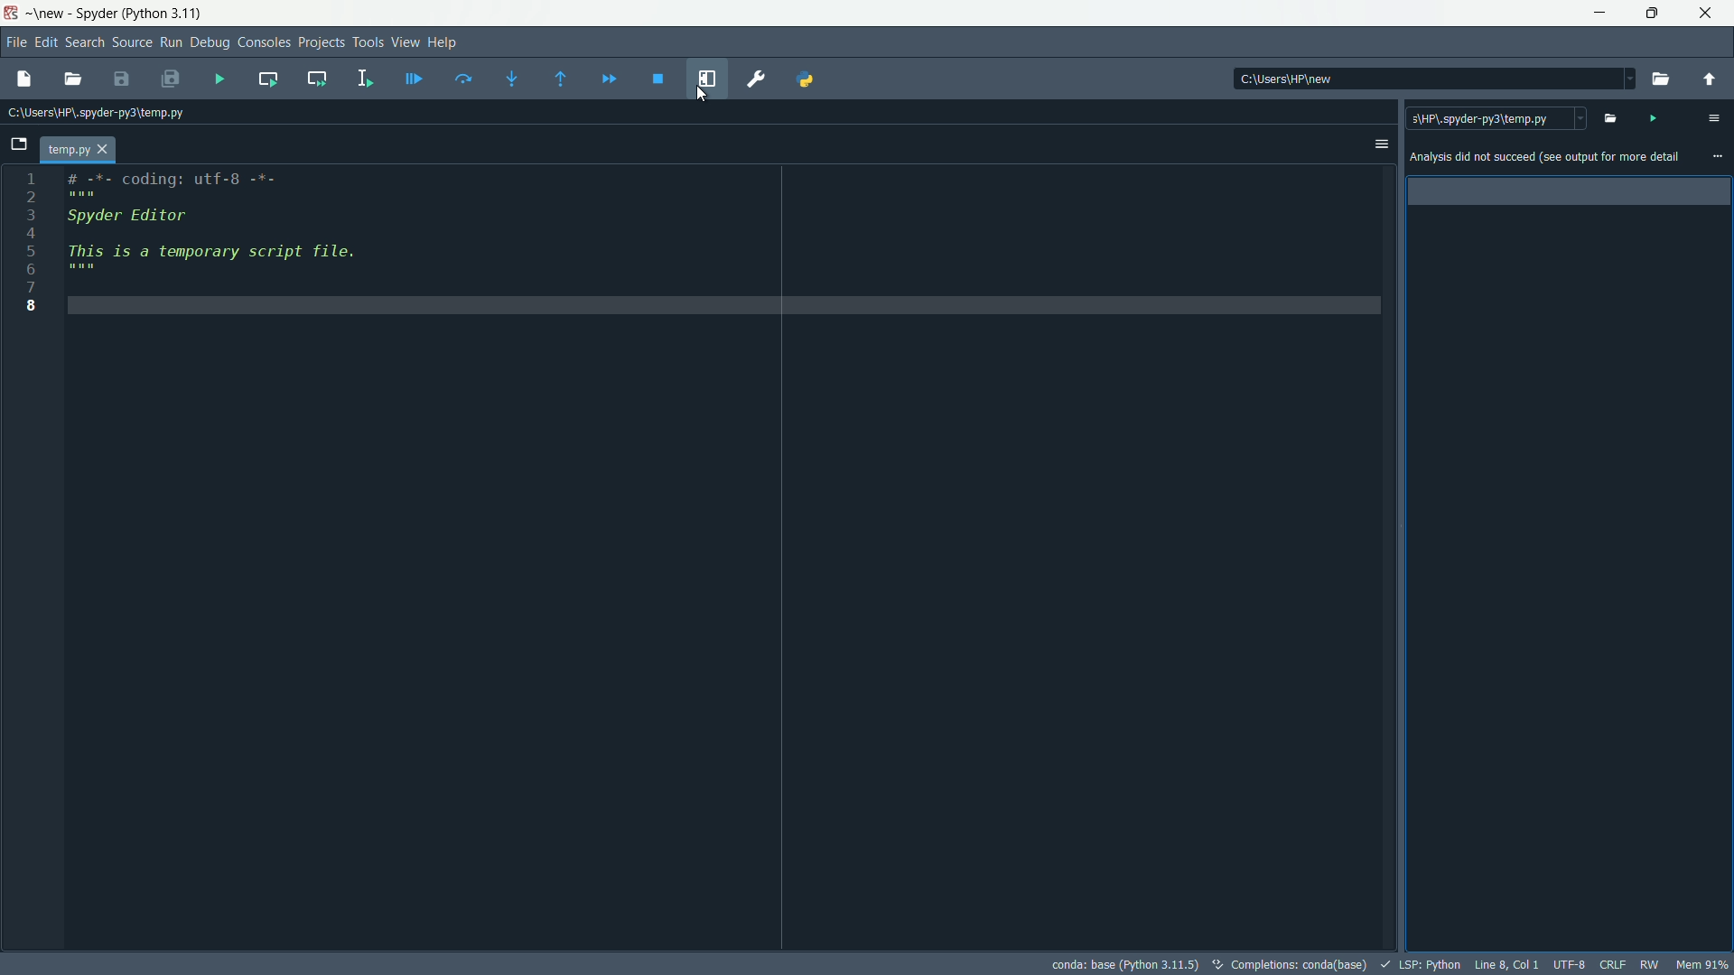 This screenshot has height=975, width=1734. Describe the element at coordinates (1711, 14) in the screenshot. I see `close app` at that location.